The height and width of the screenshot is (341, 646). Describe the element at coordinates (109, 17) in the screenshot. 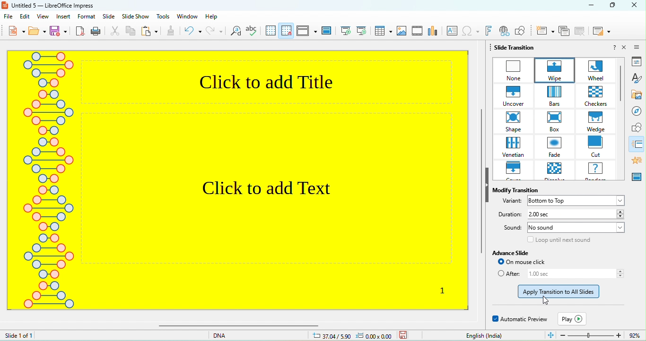

I see `slide` at that location.